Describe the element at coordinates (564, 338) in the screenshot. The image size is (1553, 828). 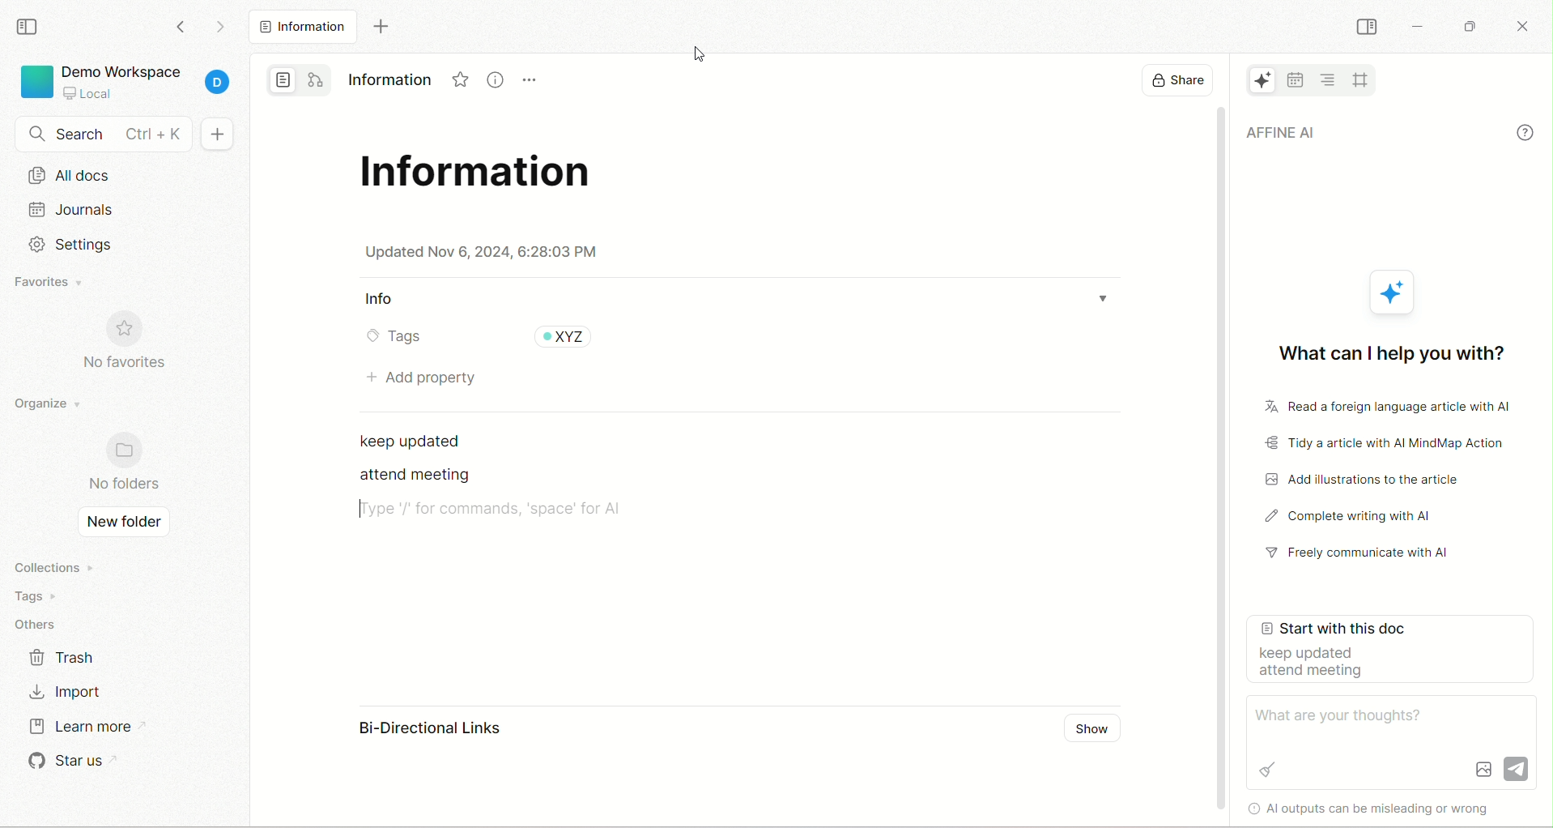
I see `XYZ` at that location.